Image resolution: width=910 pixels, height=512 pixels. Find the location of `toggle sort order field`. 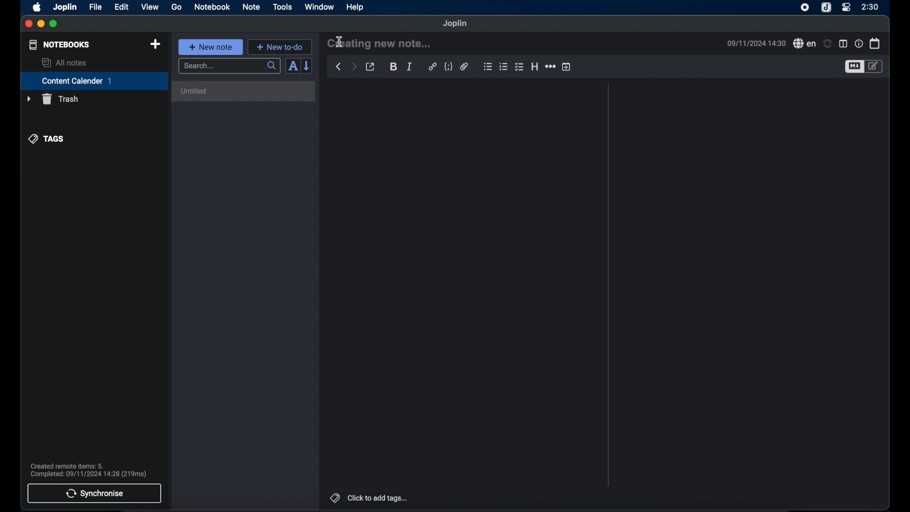

toggle sort order field is located at coordinates (292, 66).